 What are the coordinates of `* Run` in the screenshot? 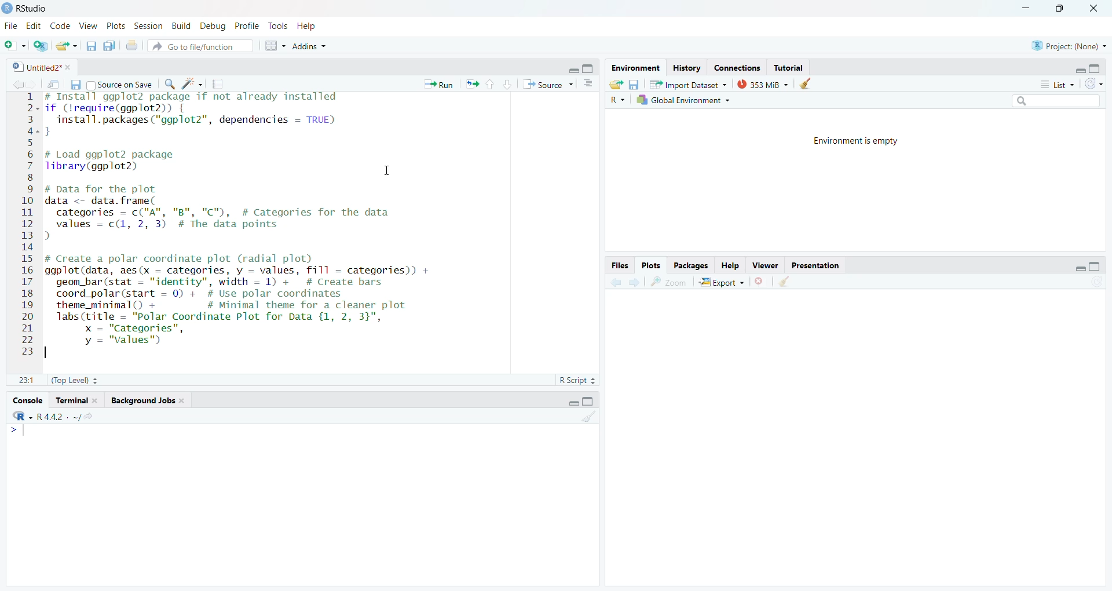 It's located at (434, 86).